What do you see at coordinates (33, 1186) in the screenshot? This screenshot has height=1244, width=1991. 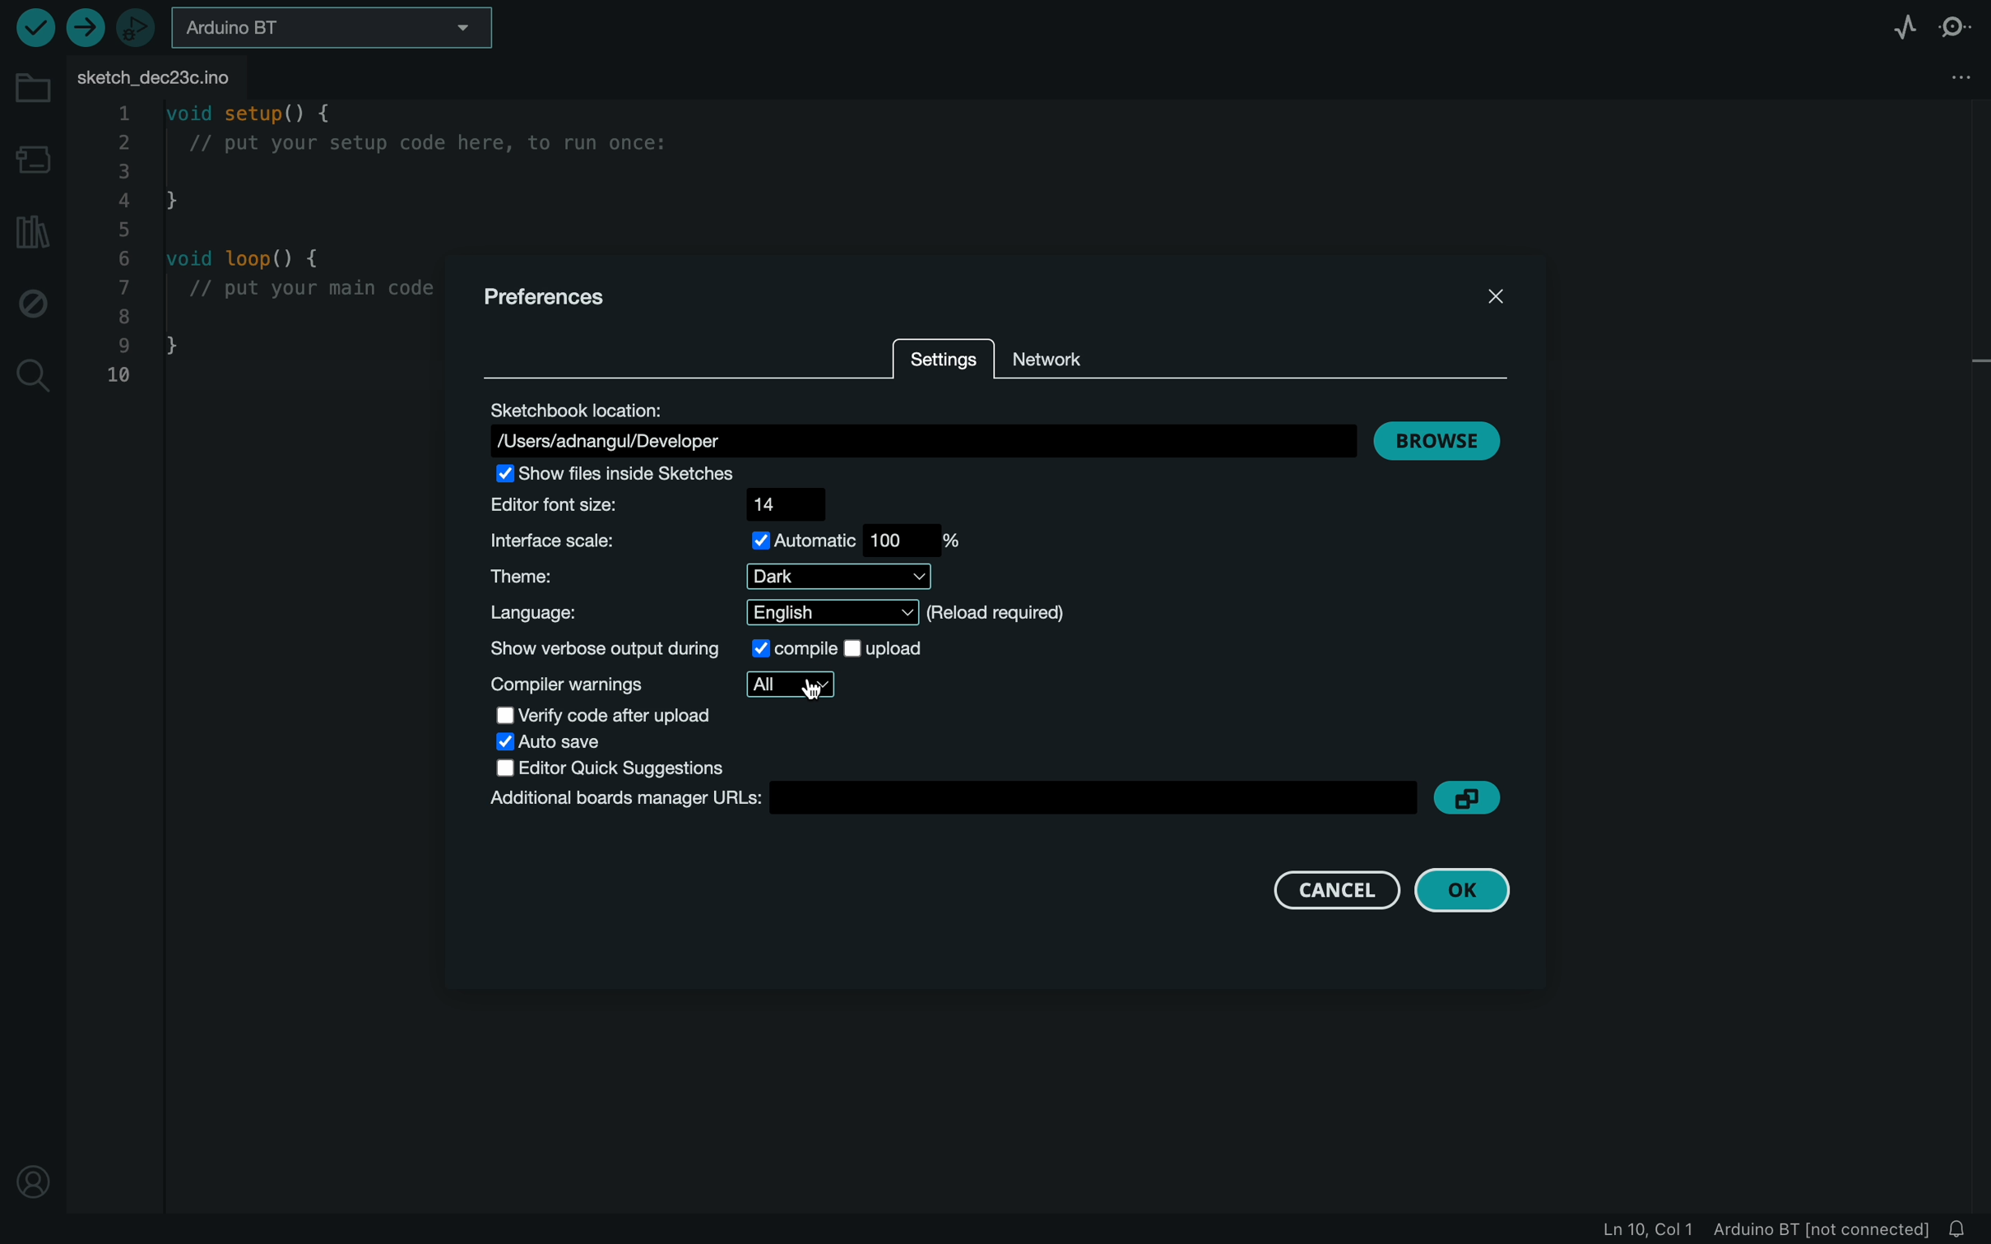 I see `location` at bounding box center [33, 1186].